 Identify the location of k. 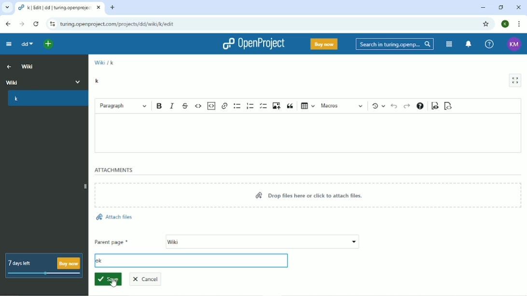
(112, 62).